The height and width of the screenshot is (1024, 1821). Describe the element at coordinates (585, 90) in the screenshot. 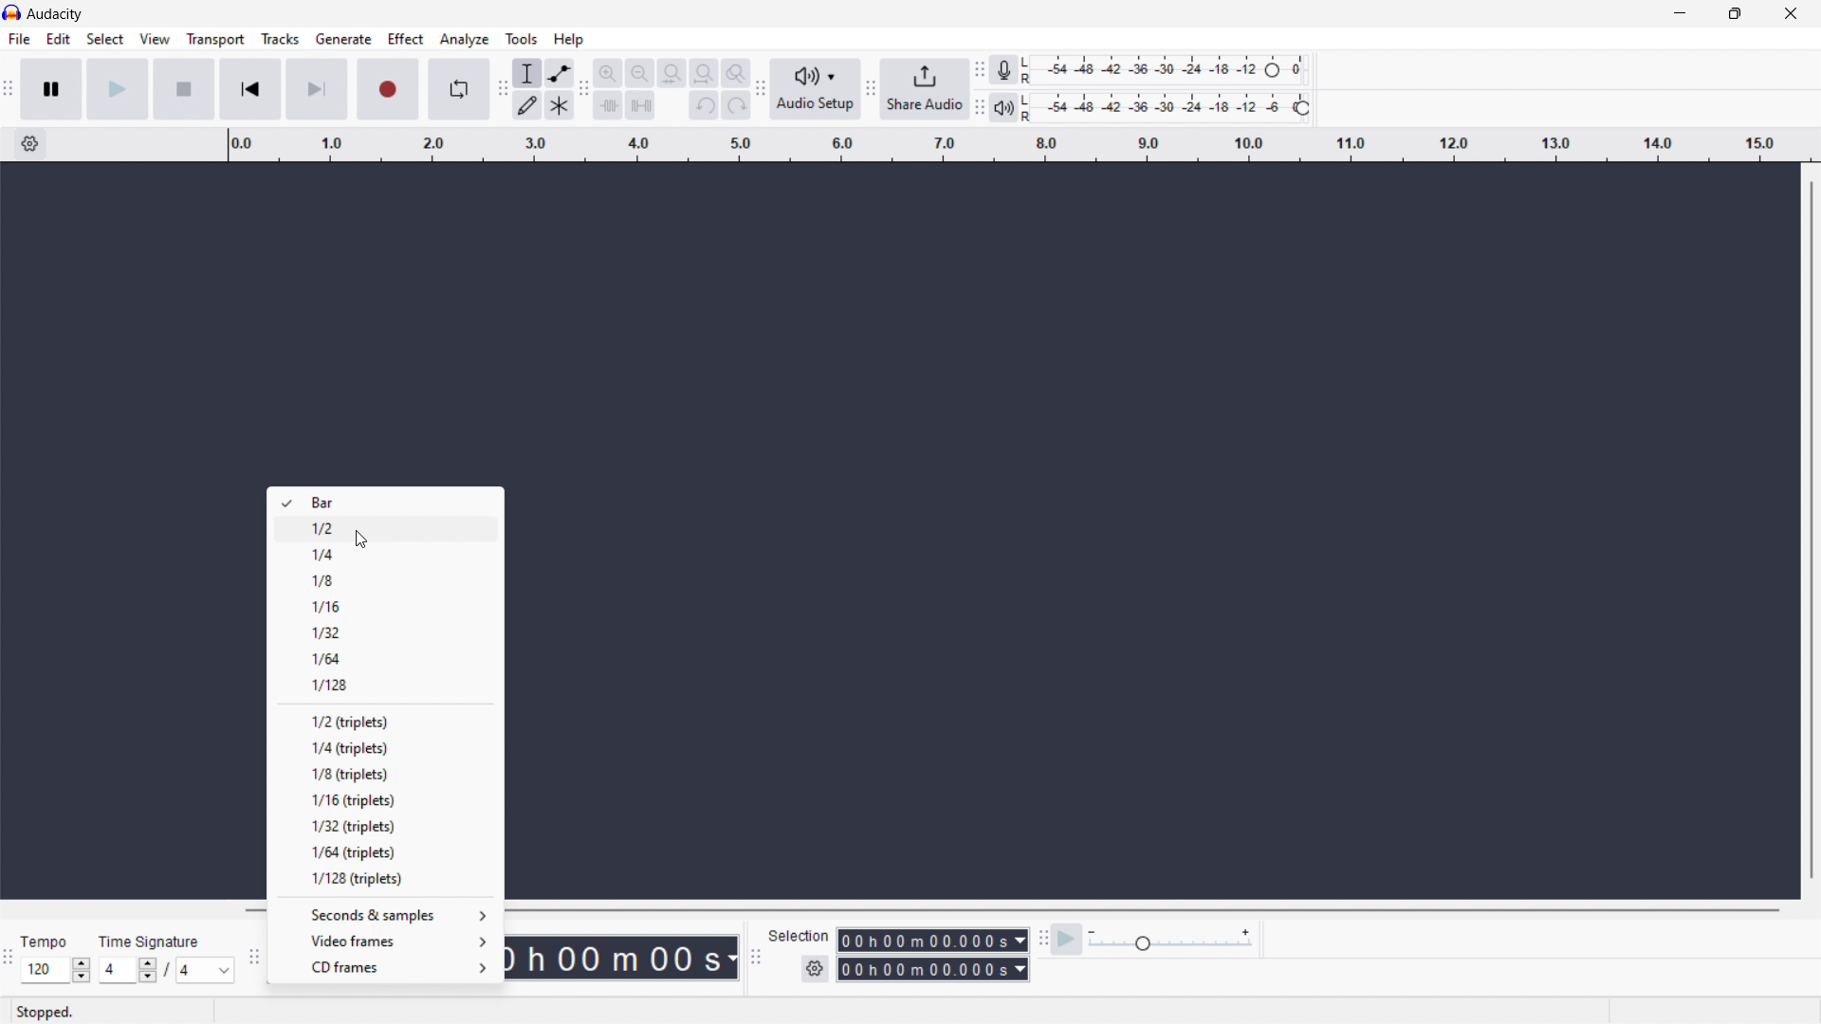

I see `audacity edit toolbar` at that location.